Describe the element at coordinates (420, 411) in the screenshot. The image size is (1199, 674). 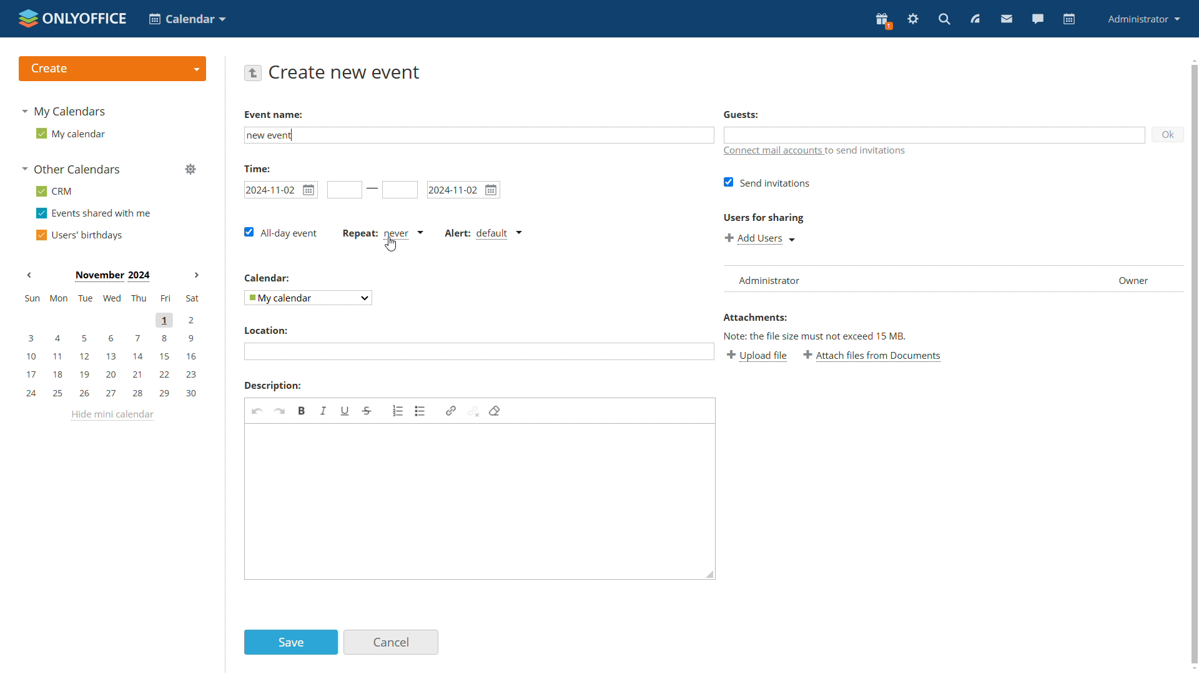
I see `insert/remove bulleted list` at that location.